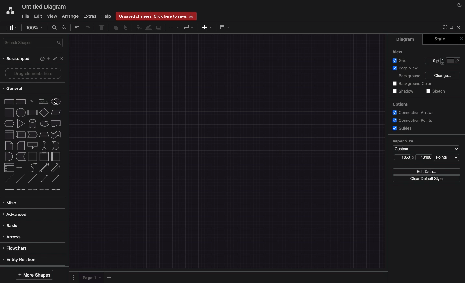  What do you see at coordinates (16, 59) in the screenshot?
I see `Scrathpad` at bounding box center [16, 59].